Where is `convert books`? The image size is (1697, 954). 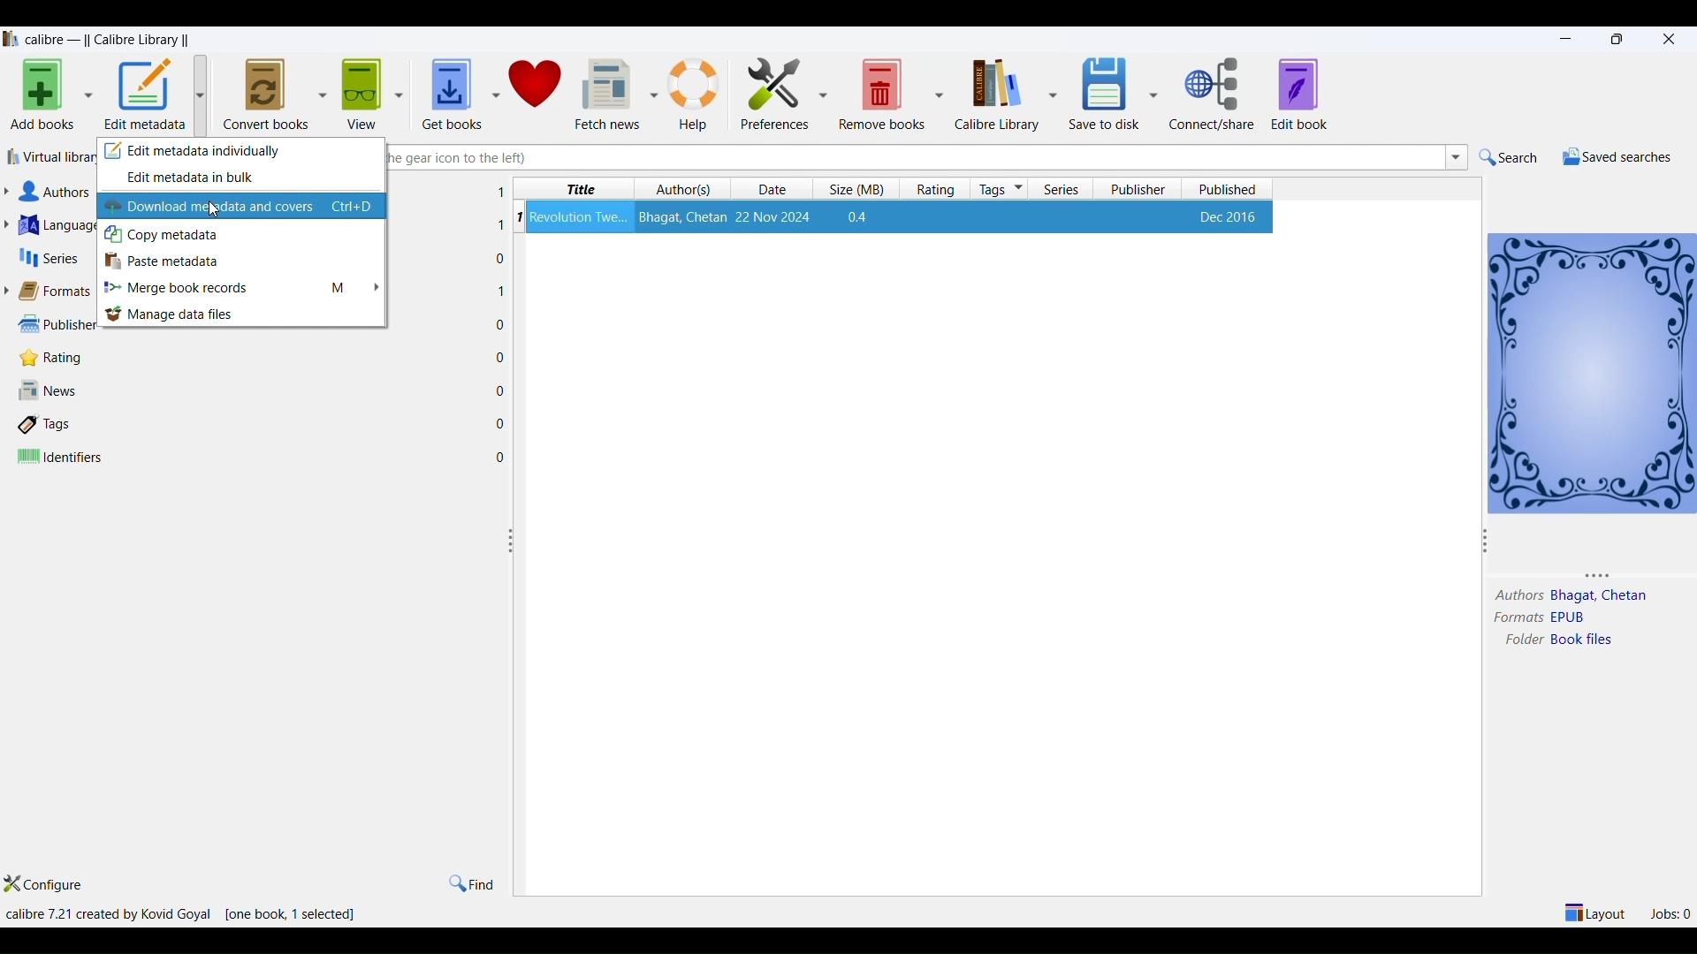 convert books is located at coordinates (264, 91).